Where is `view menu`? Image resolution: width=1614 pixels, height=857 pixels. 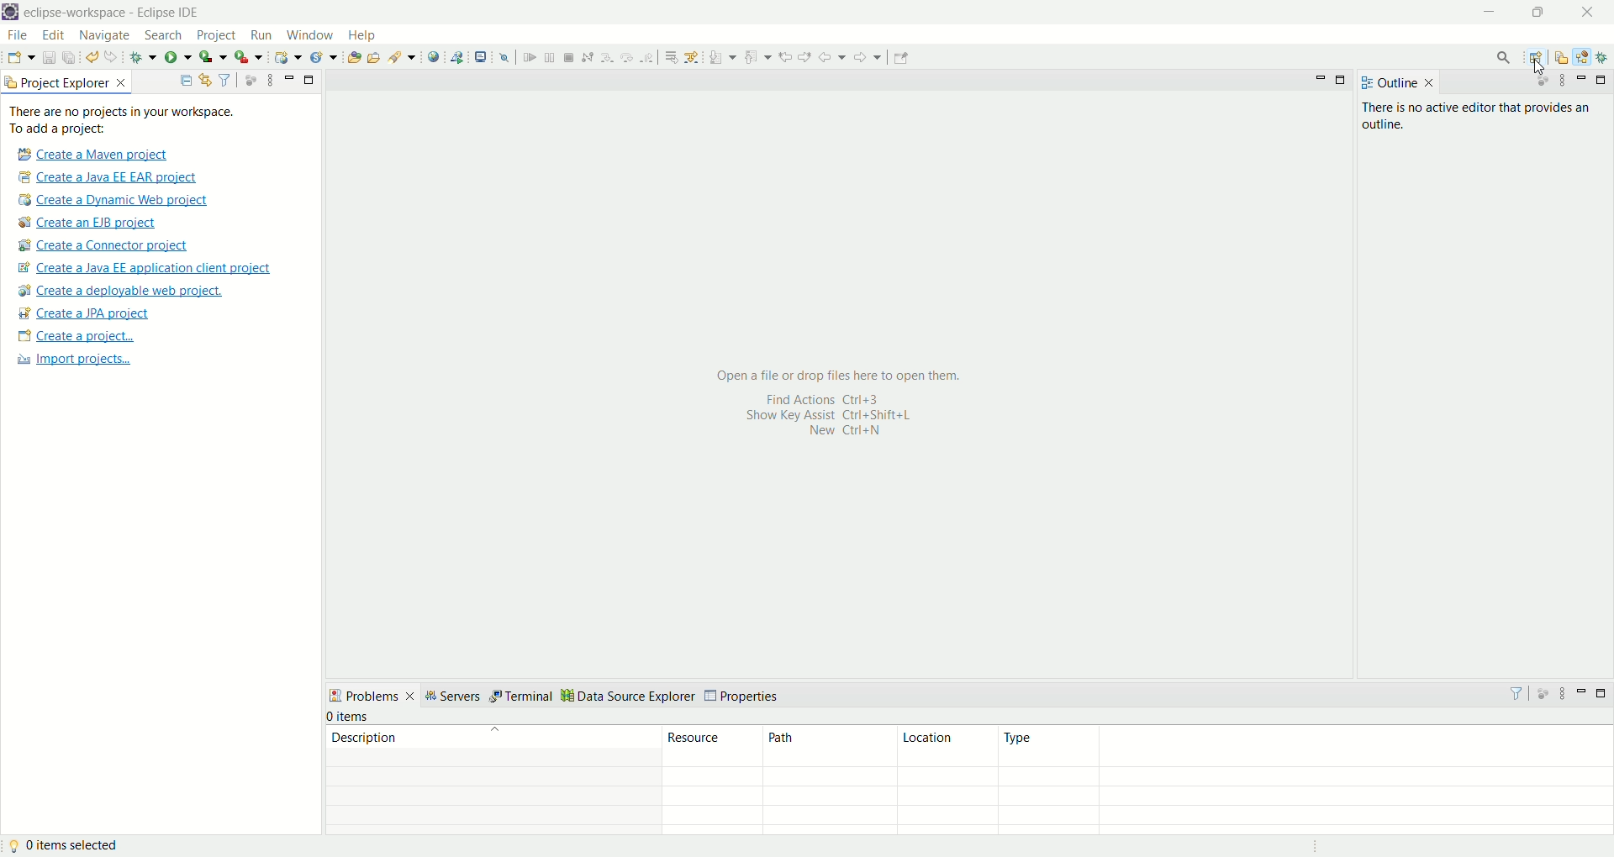
view menu is located at coordinates (1562, 693).